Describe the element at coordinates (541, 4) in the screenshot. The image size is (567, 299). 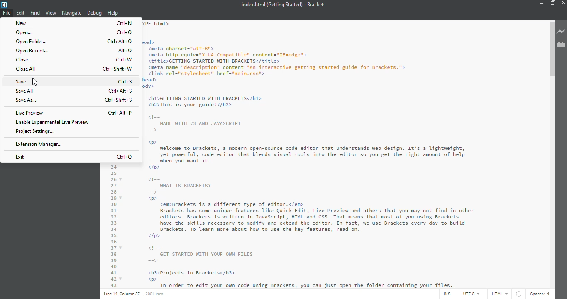
I see `minimize` at that location.